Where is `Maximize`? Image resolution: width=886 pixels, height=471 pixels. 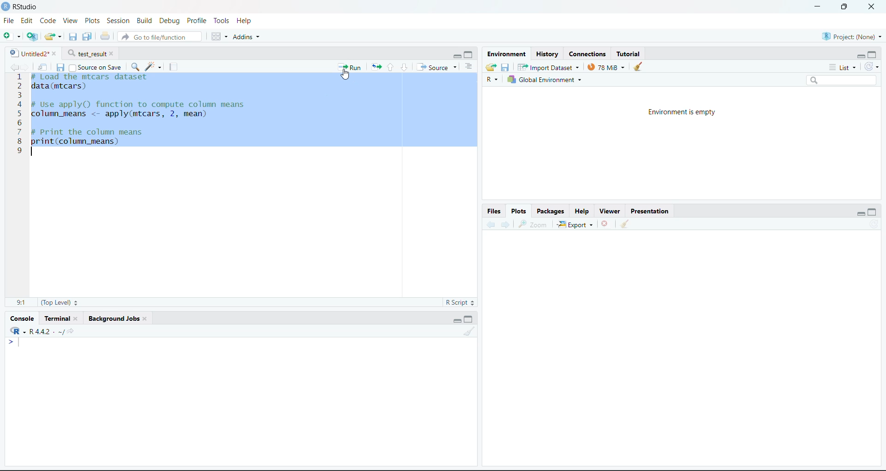 Maximize is located at coordinates (468, 54).